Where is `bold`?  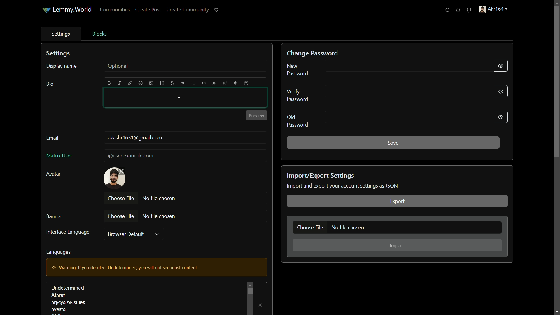
bold is located at coordinates (109, 83).